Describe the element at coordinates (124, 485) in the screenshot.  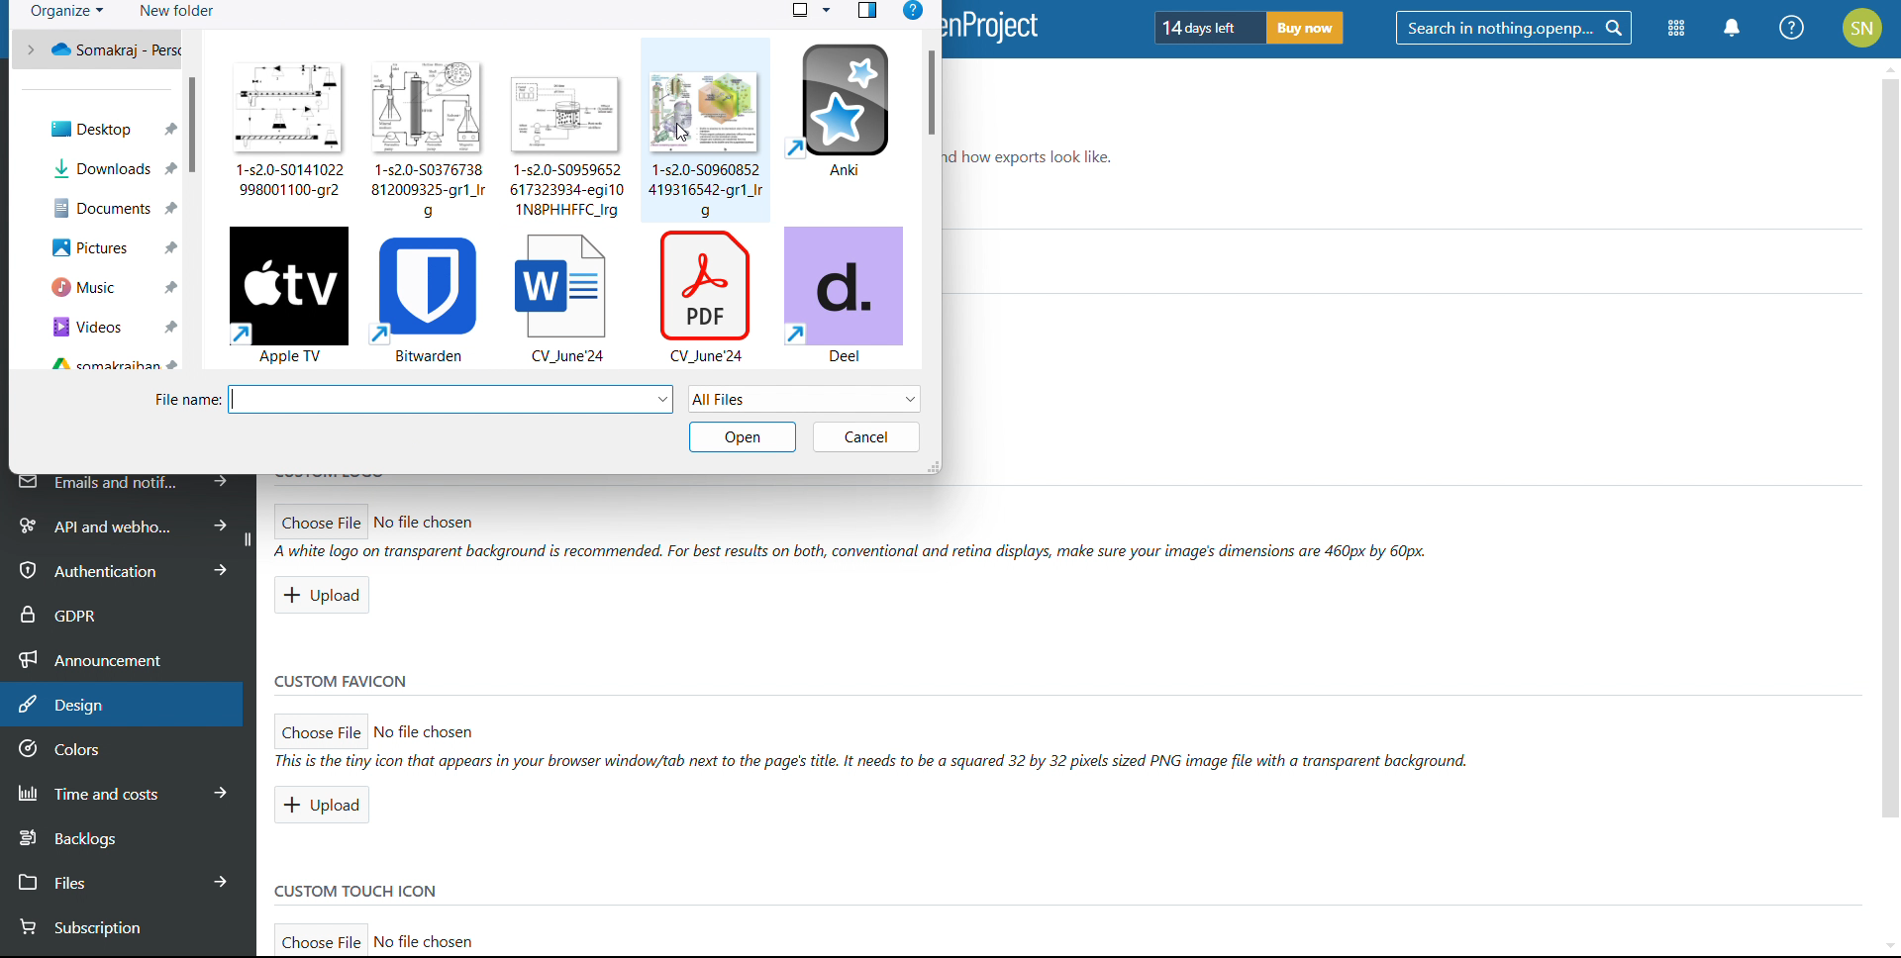
I see `emails and notifications` at that location.